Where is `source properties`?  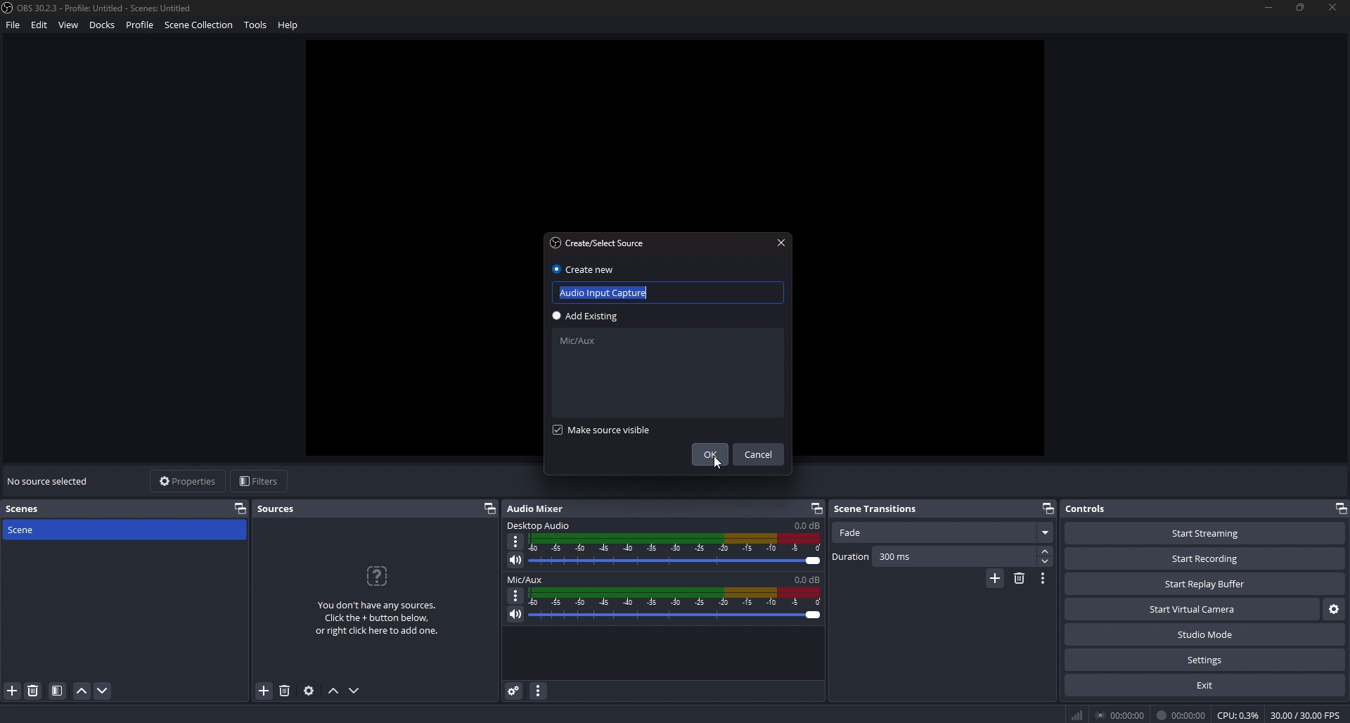
source properties is located at coordinates (309, 691).